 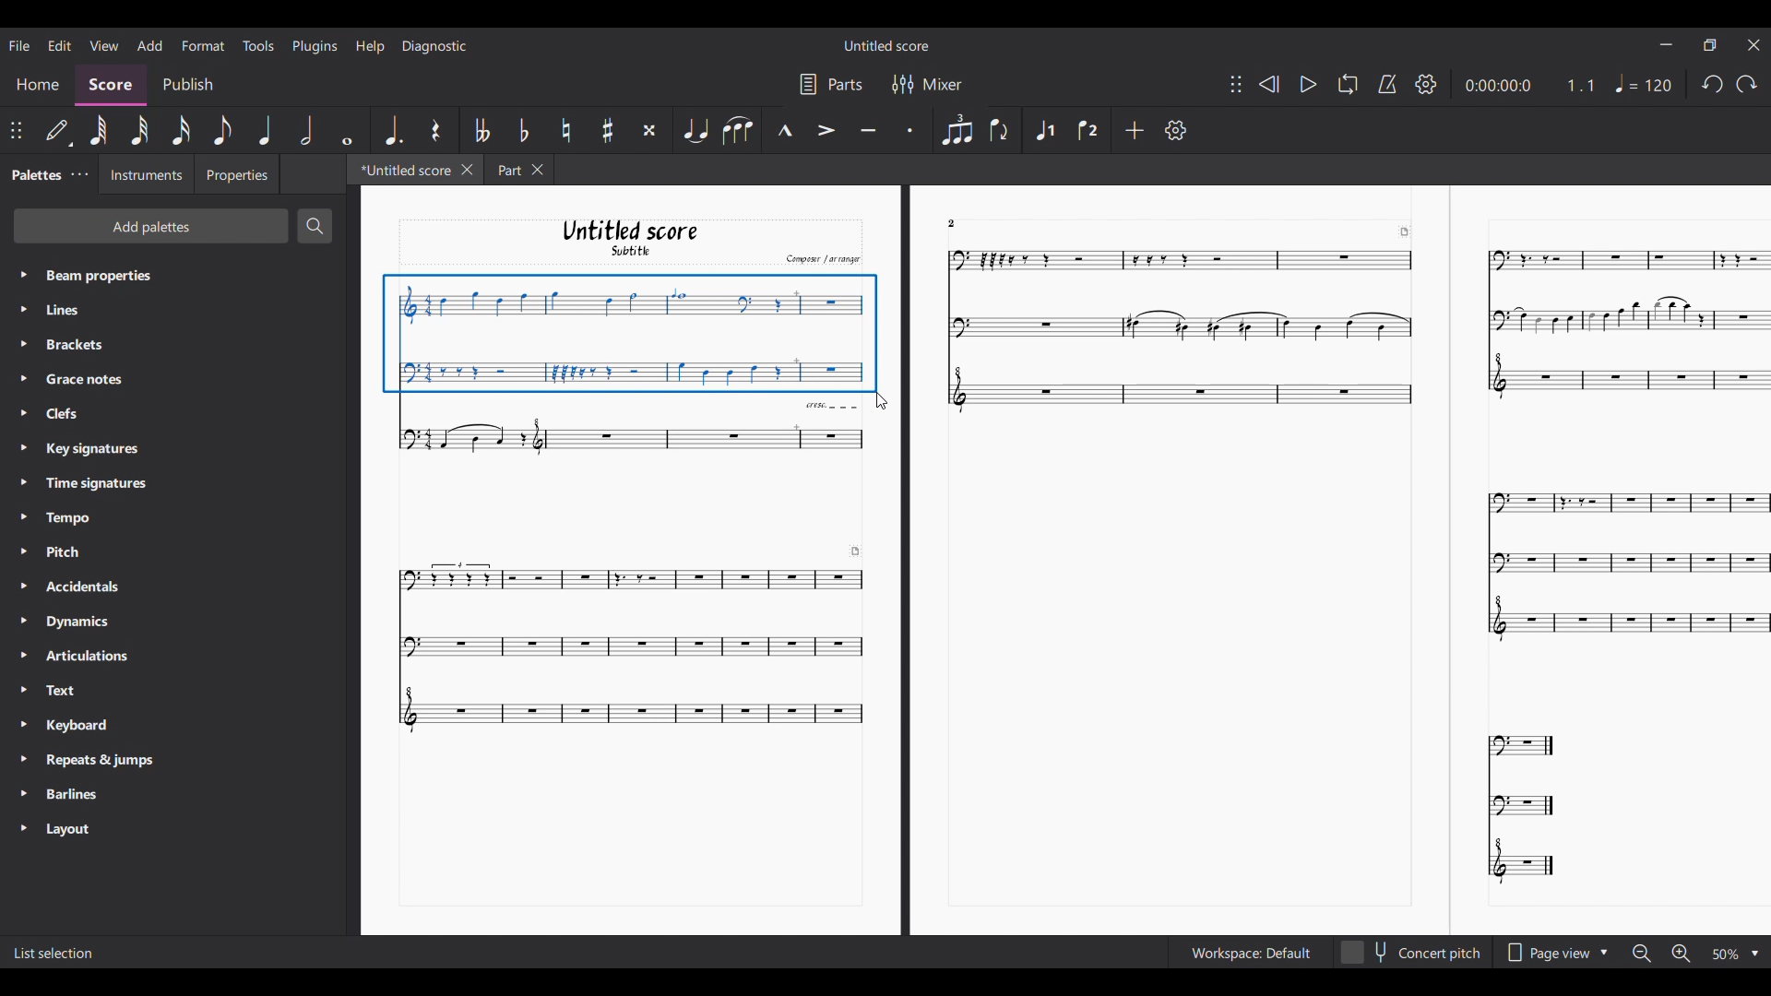 I want to click on Keyboard, so click(x=89, y=728).